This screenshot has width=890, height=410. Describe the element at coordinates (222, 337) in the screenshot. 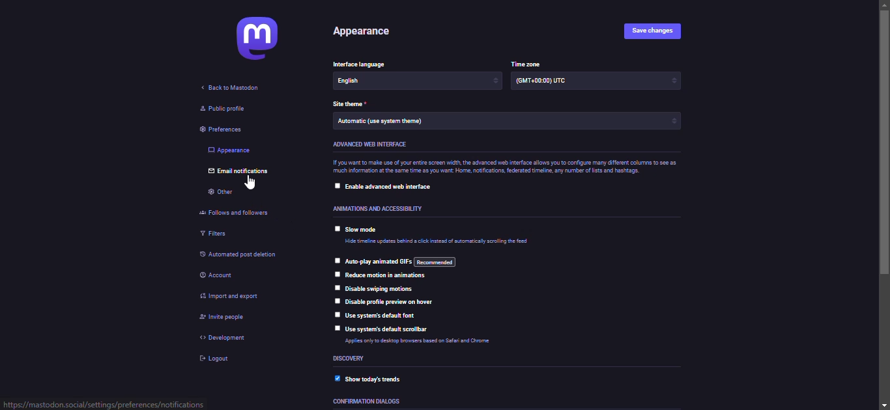

I see `development` at that location.